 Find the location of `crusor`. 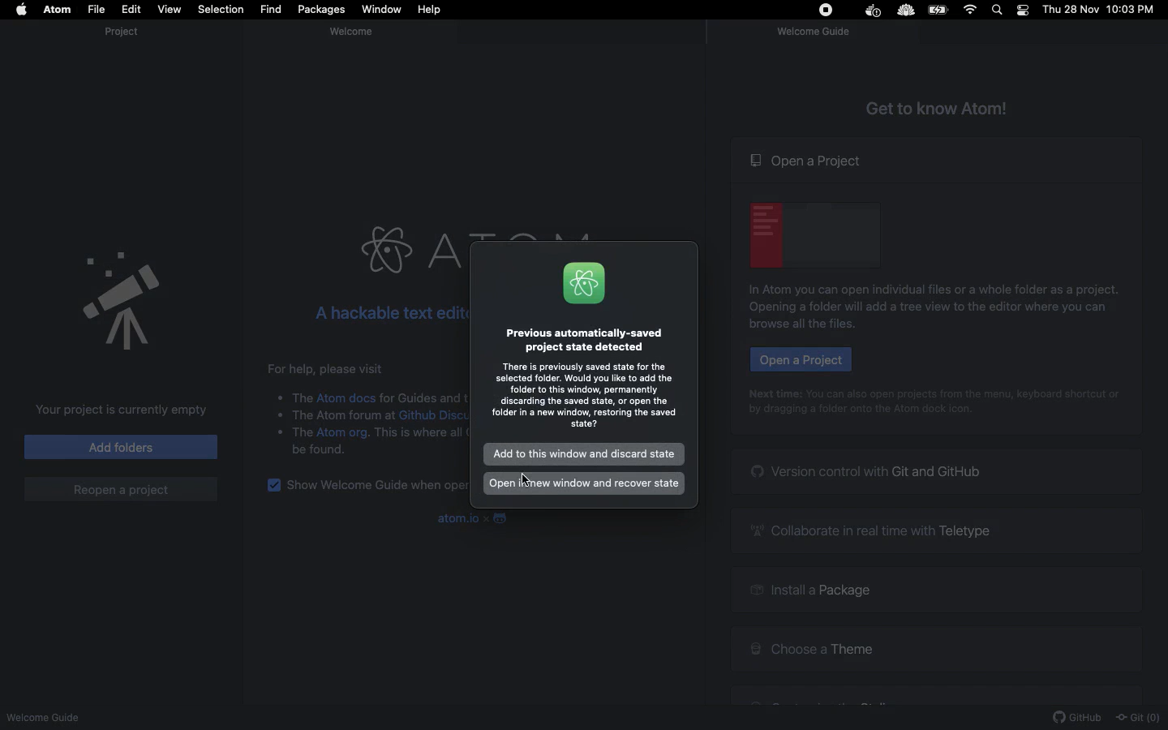

crusor is located at coordinates (530, 480).